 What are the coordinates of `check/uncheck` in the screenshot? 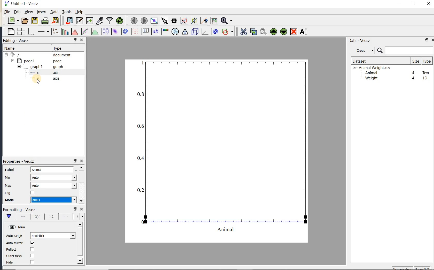 It's located at (32, 256).